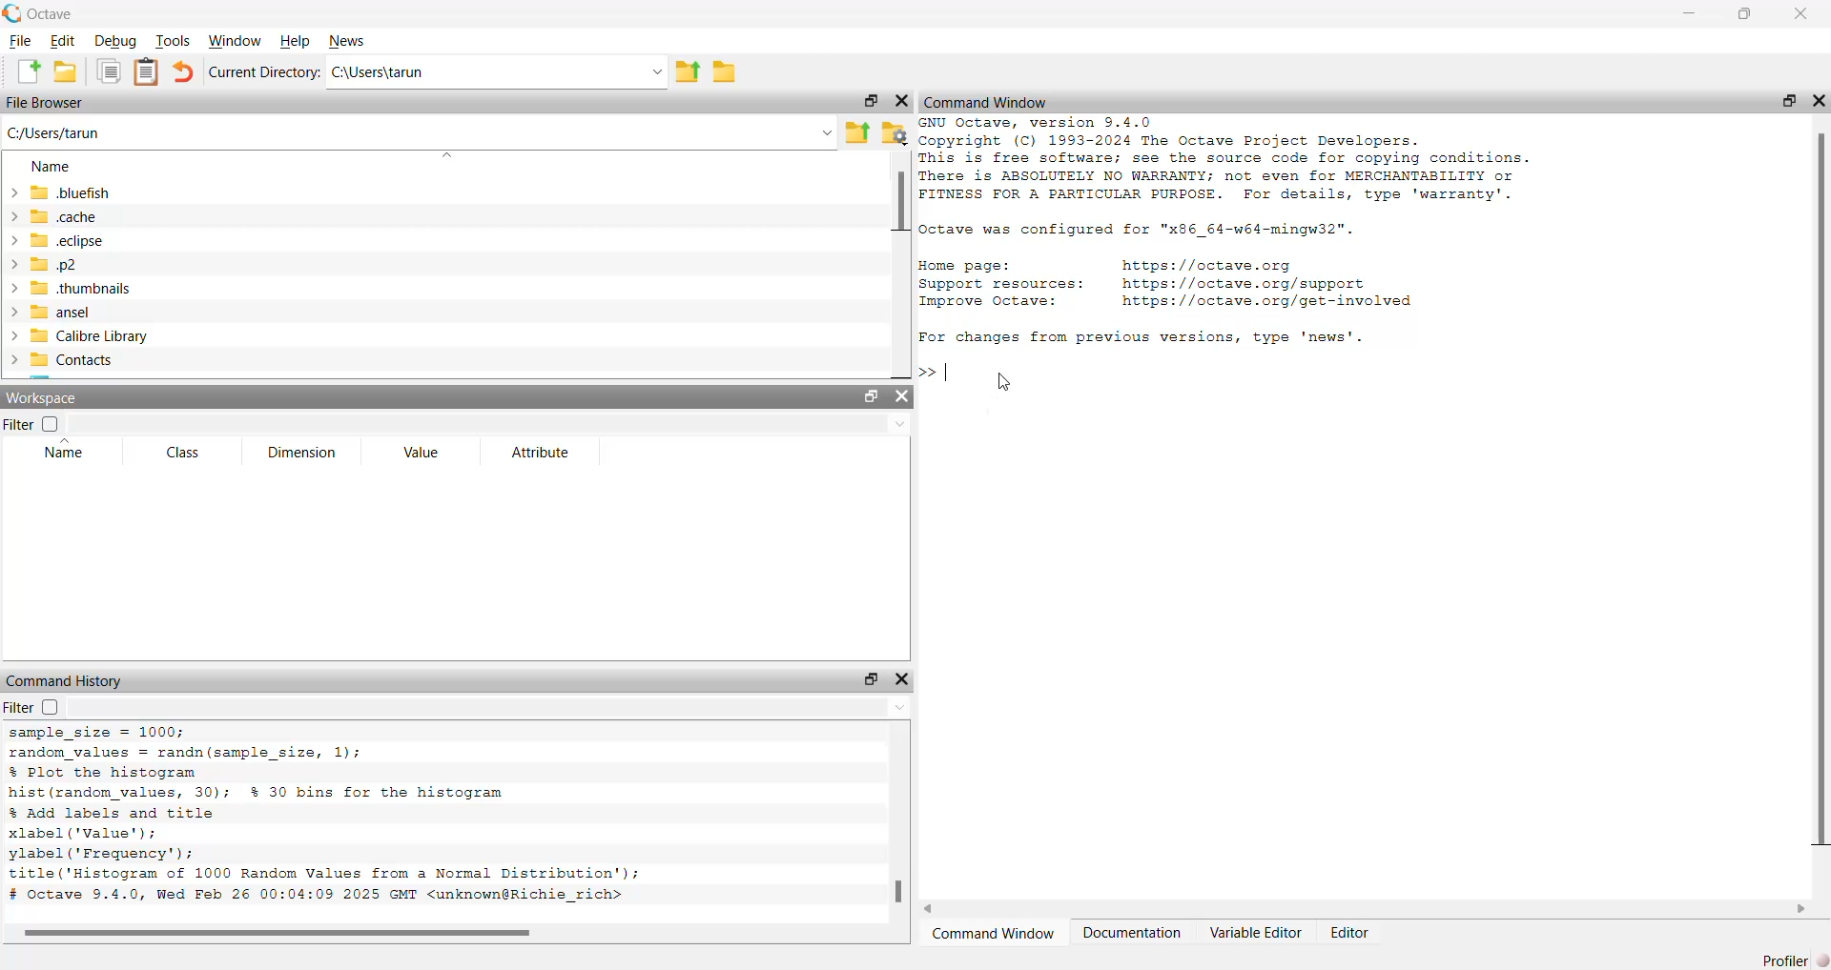  What do you see at coordinates (448, 154) in the screenshot?
I see `dropdown` at bounding box center [448, 154].